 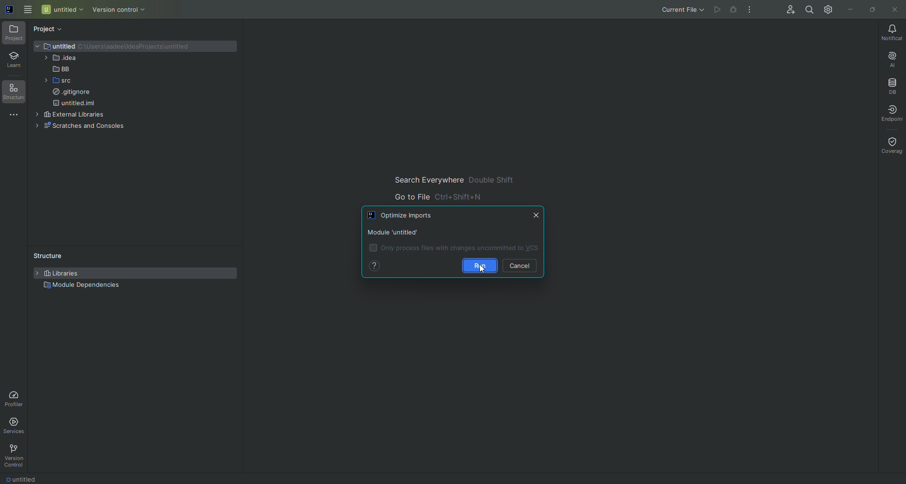 I want to click on Module Dependencies, so click(x=83, y=286).